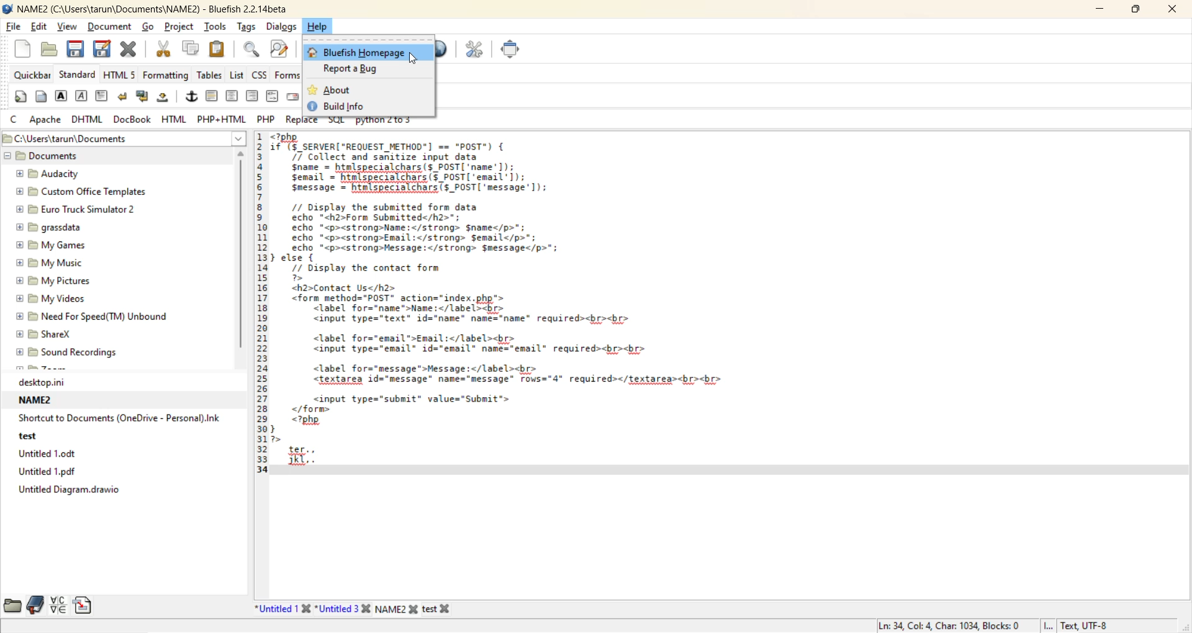  I want to click on find, so click(252, 50).